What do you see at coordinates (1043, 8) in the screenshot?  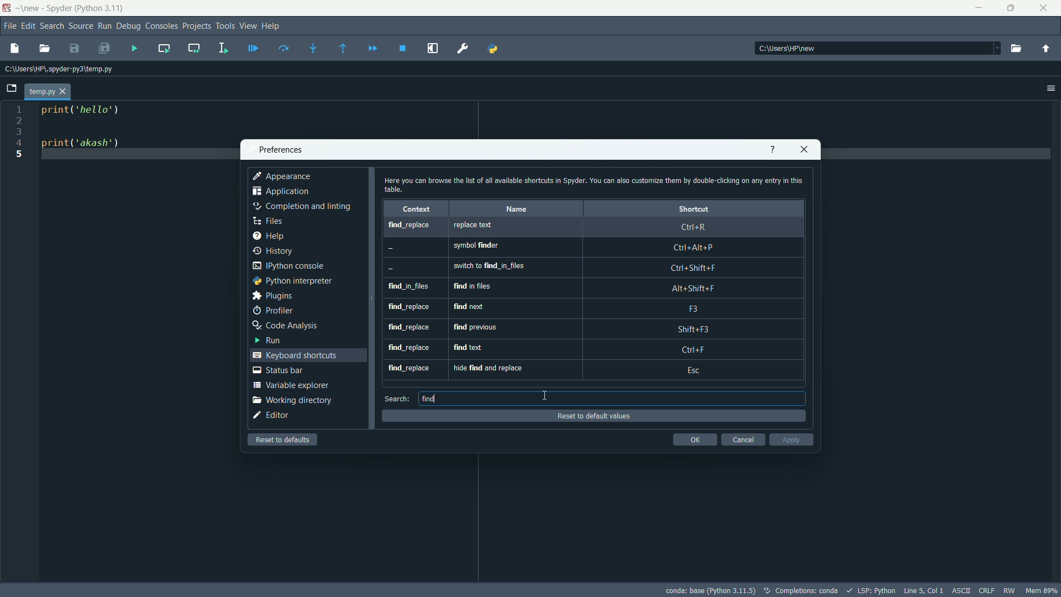 I see `close app` at bounding box center [1043, 8].